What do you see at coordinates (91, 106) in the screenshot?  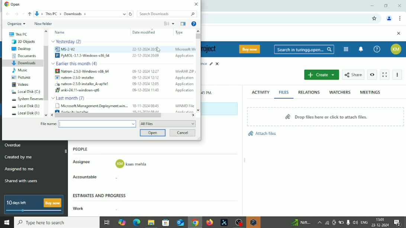 I see `Microsoft. Management Deployment wan` at bounding box center [91, 106].